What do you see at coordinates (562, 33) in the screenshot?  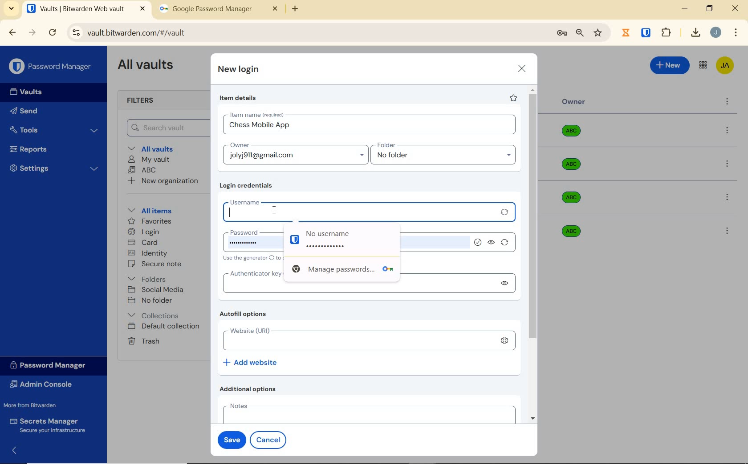 I see `manage passwords` at bounding box center [562, 33].